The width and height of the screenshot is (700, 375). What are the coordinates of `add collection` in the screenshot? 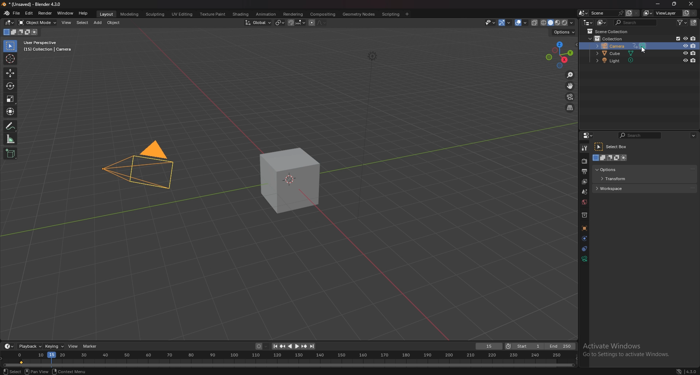 It's located at (694, 22).